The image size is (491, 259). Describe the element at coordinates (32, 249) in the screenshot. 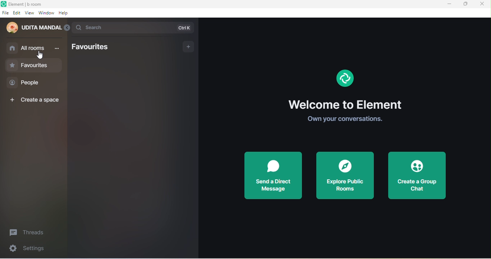

I see `seetings` at that location.